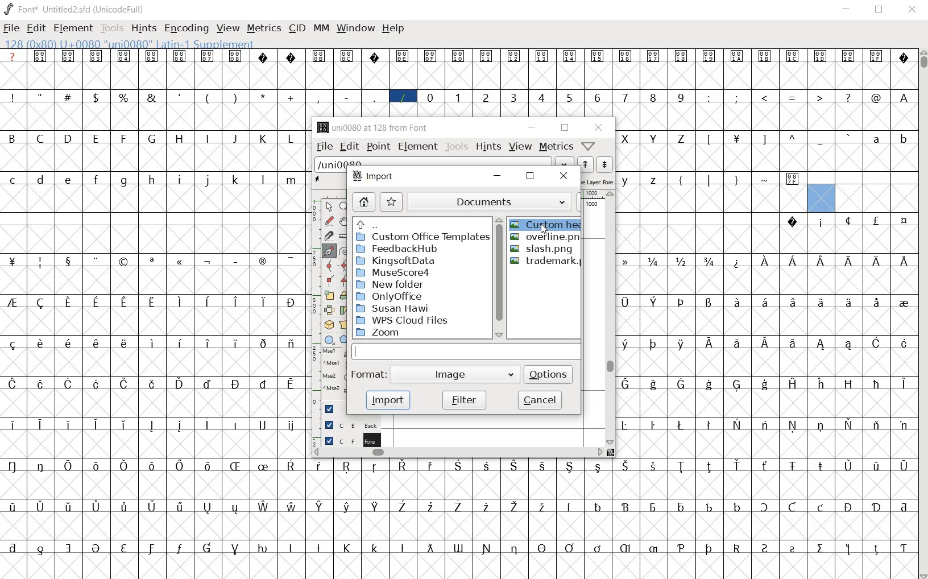  I want to click on glyph, so click(124, 56).